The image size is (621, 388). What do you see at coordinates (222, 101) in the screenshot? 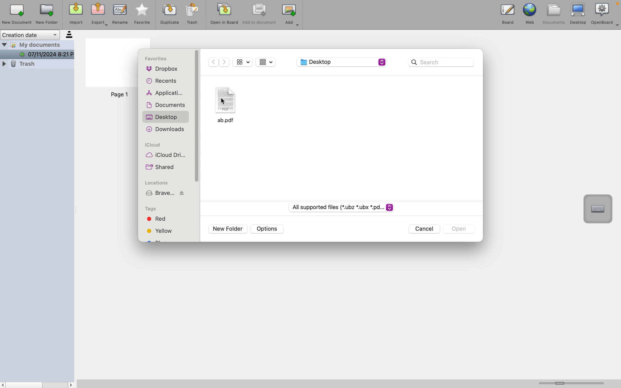
I see `cursor` at bounding box center [222, 101].